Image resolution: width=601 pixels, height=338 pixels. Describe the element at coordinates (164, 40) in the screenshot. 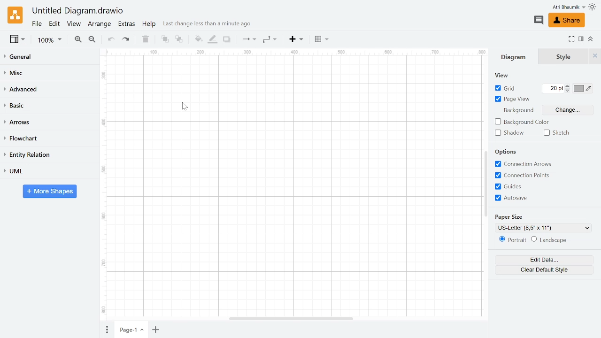

I see `To front` at that location.